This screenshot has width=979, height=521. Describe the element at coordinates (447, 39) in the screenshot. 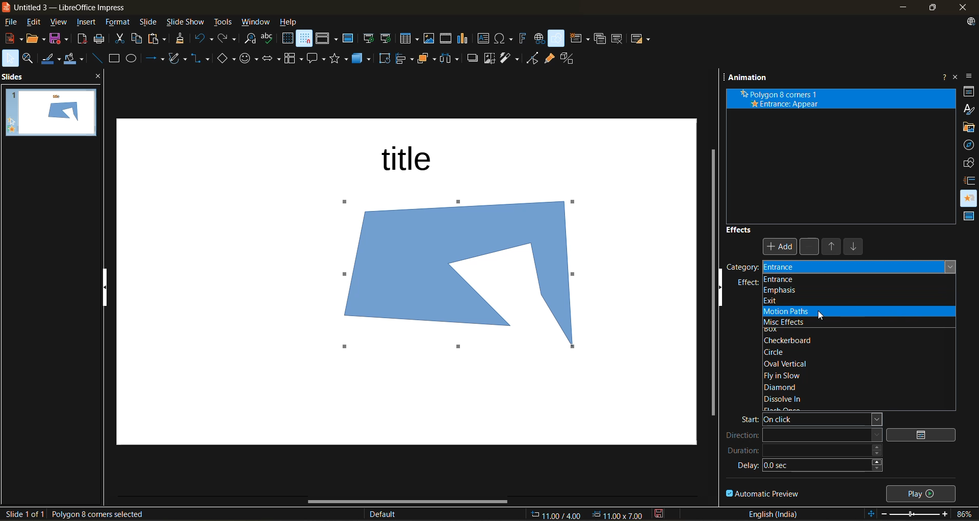

I see `insert audio or video` at that location.